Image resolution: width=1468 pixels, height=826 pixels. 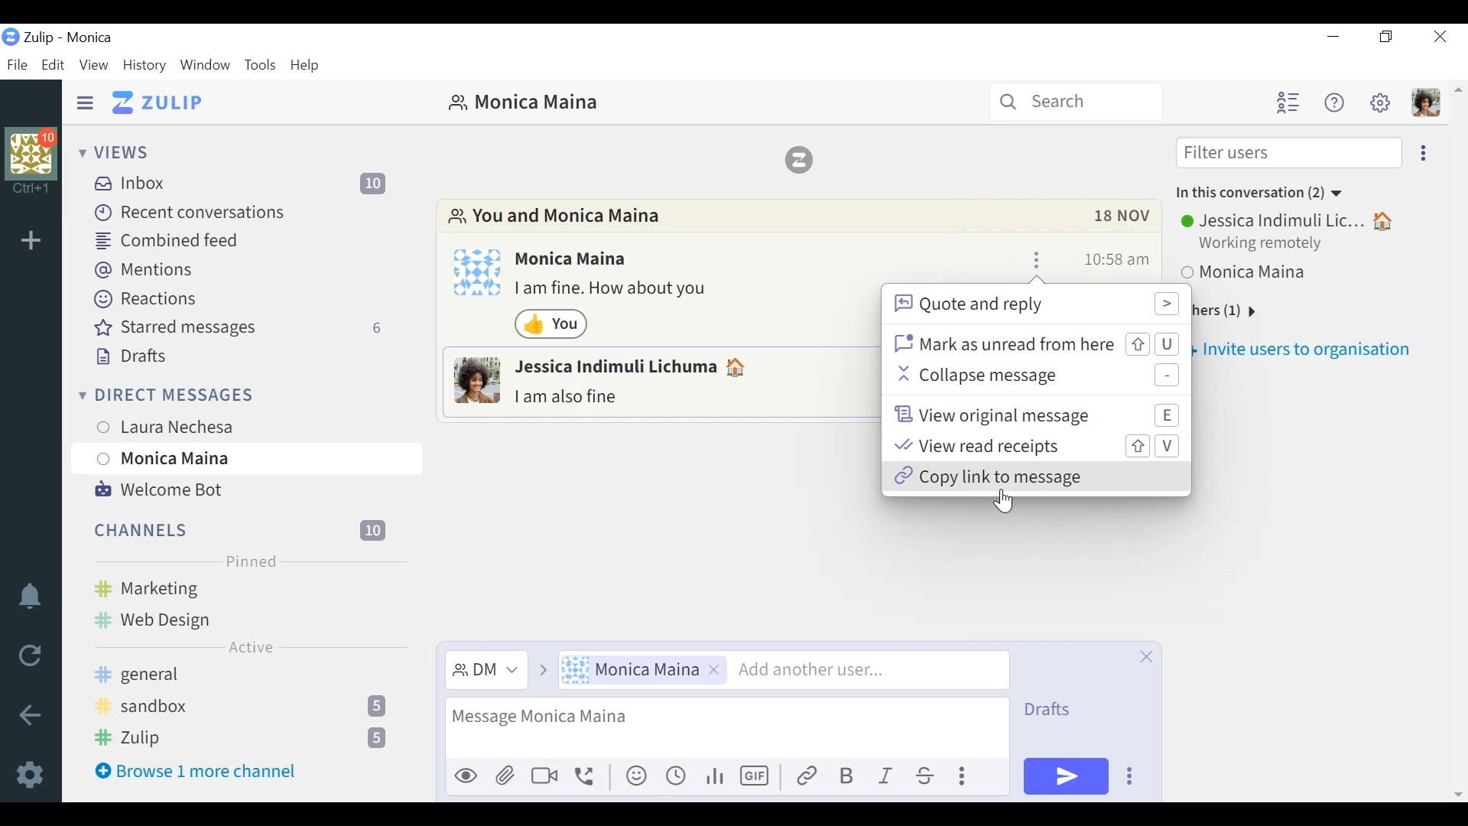 I want to click on Add emoji reaction, so click(x=1010, y=258).